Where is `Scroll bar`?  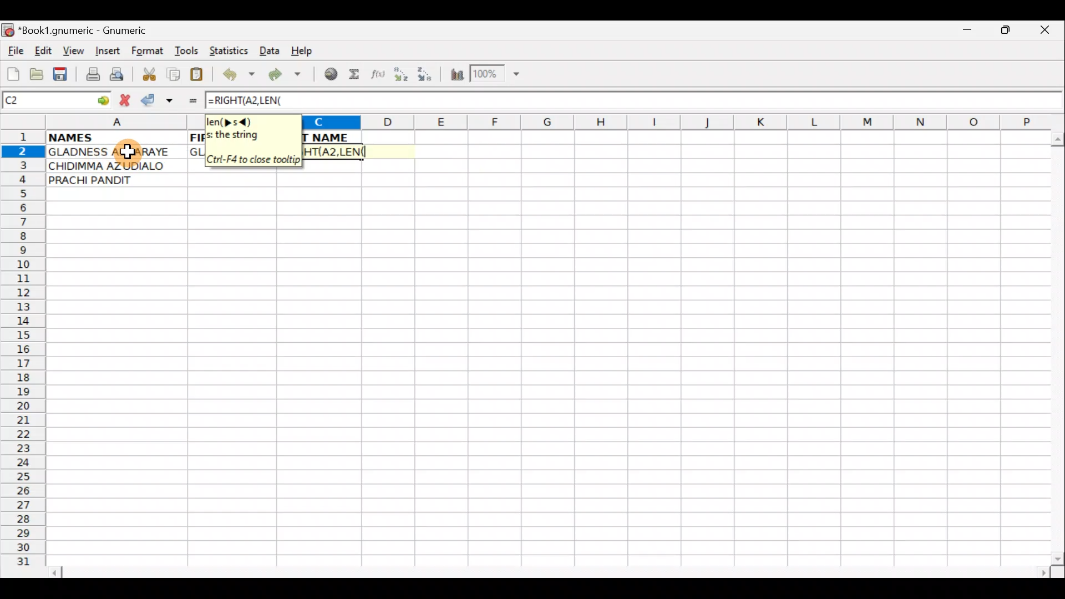
Scroll bar is located at coordinates (551, 571).